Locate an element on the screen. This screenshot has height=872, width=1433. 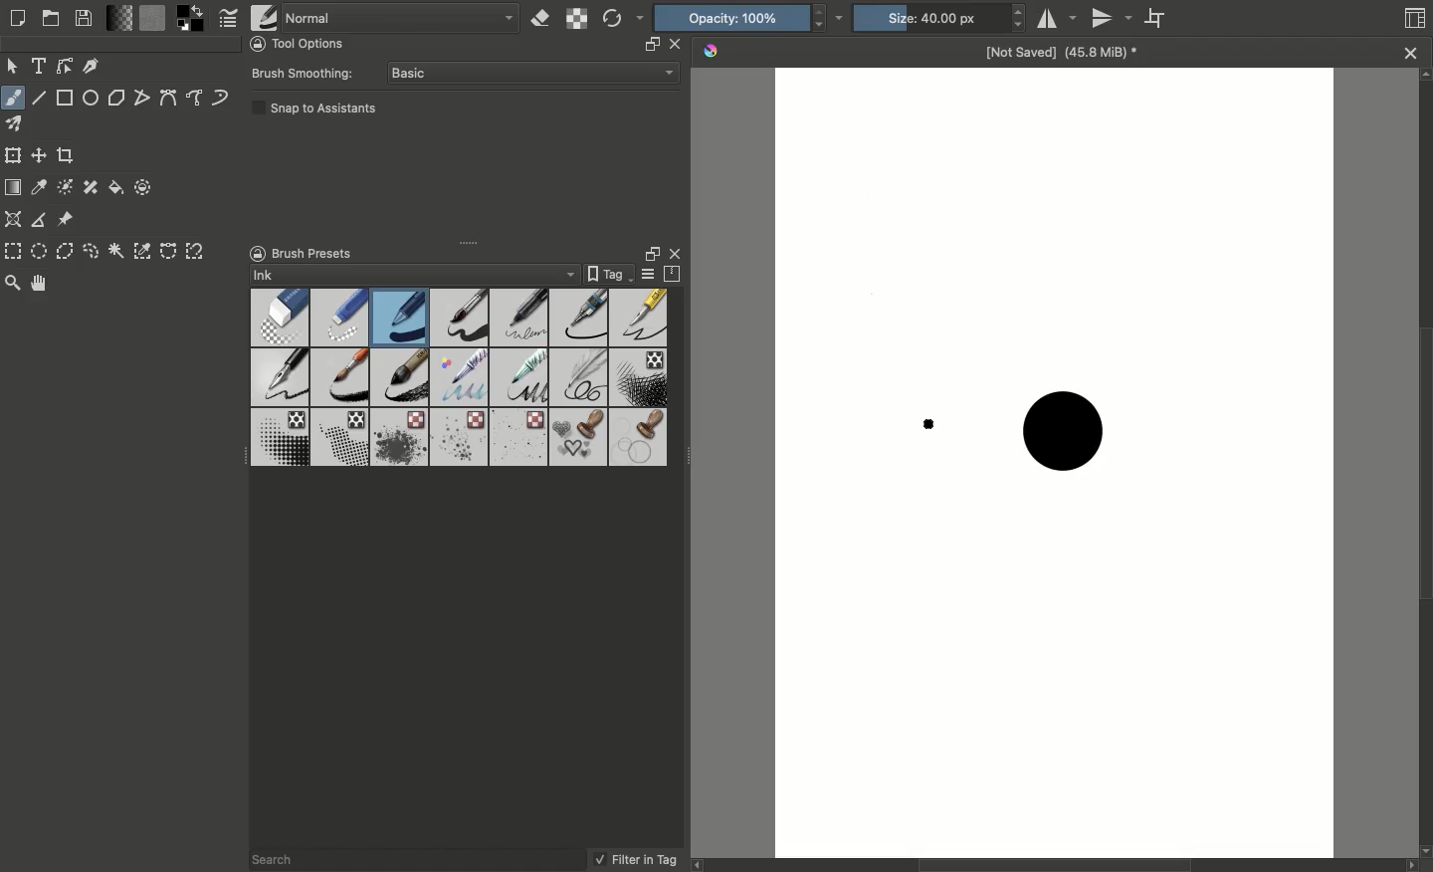
Polyline is located at coordinates (142, 98).